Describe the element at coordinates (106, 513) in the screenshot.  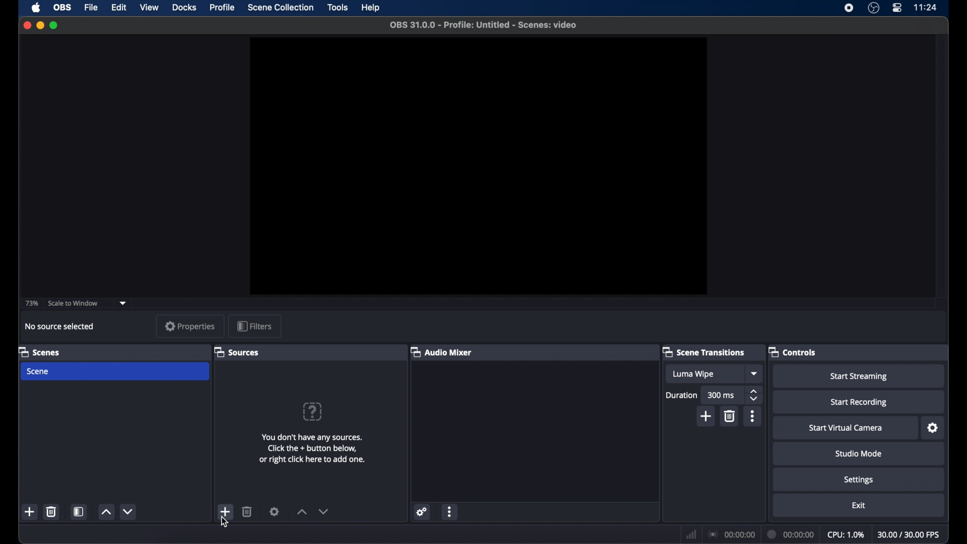
I see `increment` at that location.